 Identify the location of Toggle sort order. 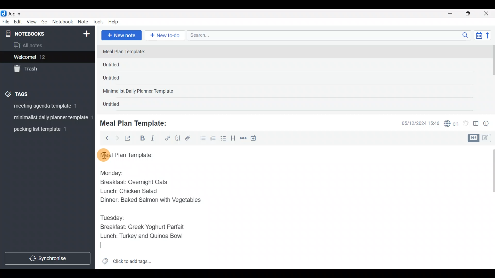
(479, 36).